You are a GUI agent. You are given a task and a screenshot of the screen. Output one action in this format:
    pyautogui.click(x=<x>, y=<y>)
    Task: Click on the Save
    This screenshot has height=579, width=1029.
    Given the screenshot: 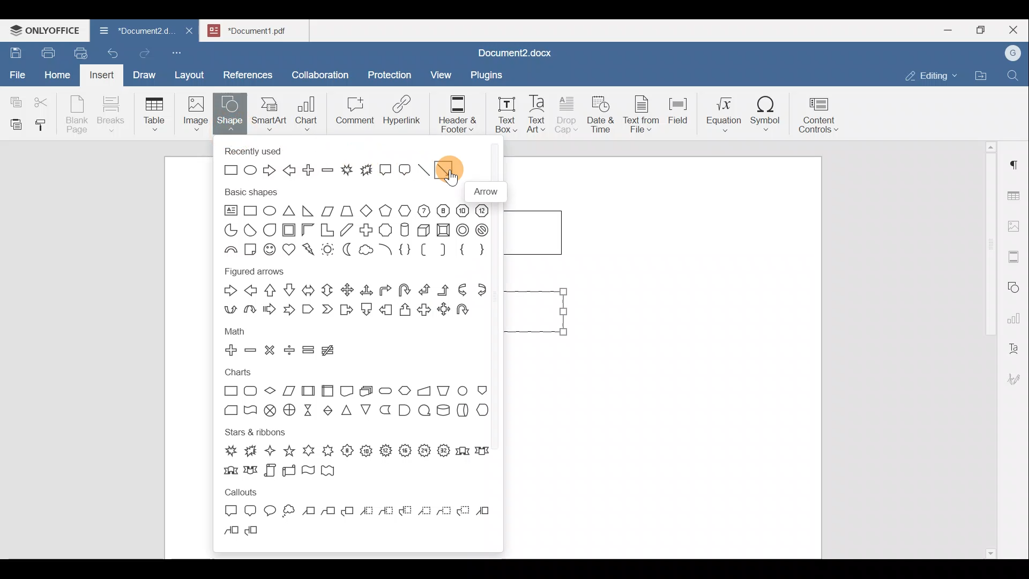 What is the action you would take?
    pyautogui.click(x=15, y=50)
    